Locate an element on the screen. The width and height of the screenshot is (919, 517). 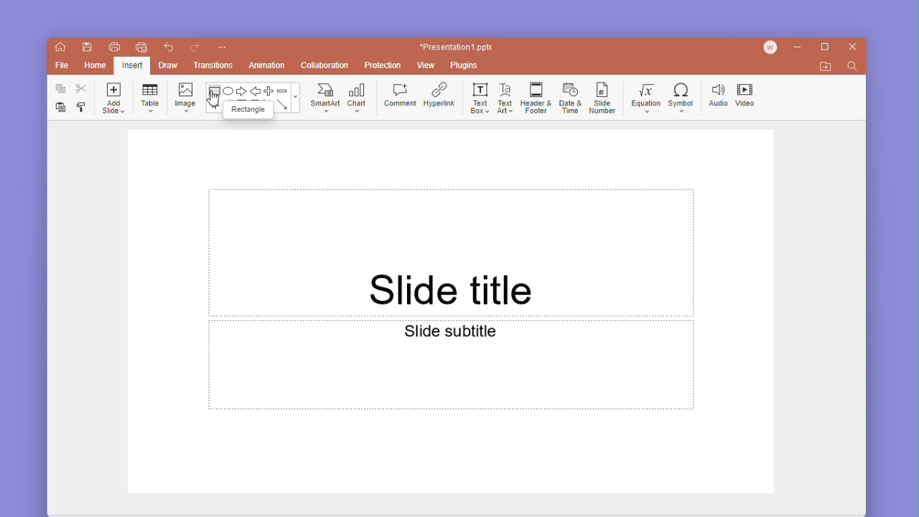
image is located at coordinates (185, 97).